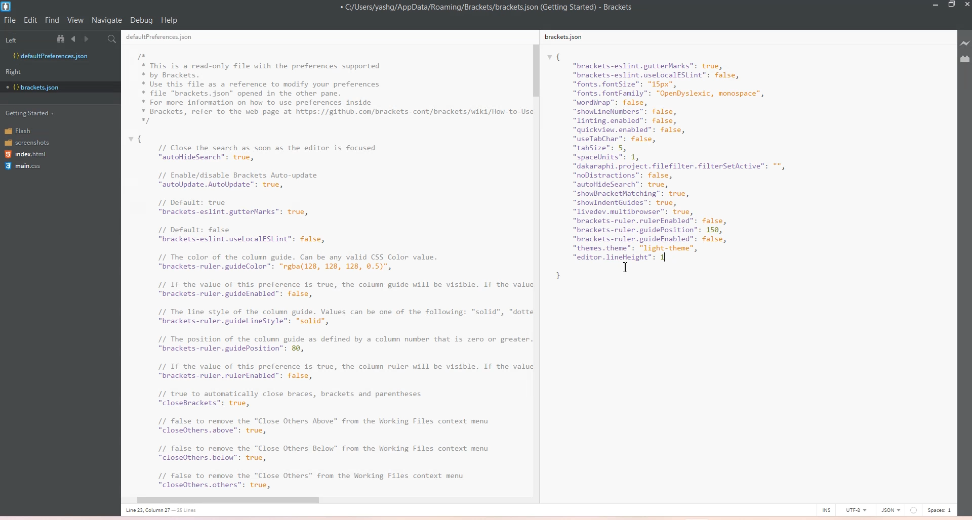 The image size is (972, 520). Describe the element at coordinates (628, 268) in the screenshot. I see `Text Cursor` at that location.